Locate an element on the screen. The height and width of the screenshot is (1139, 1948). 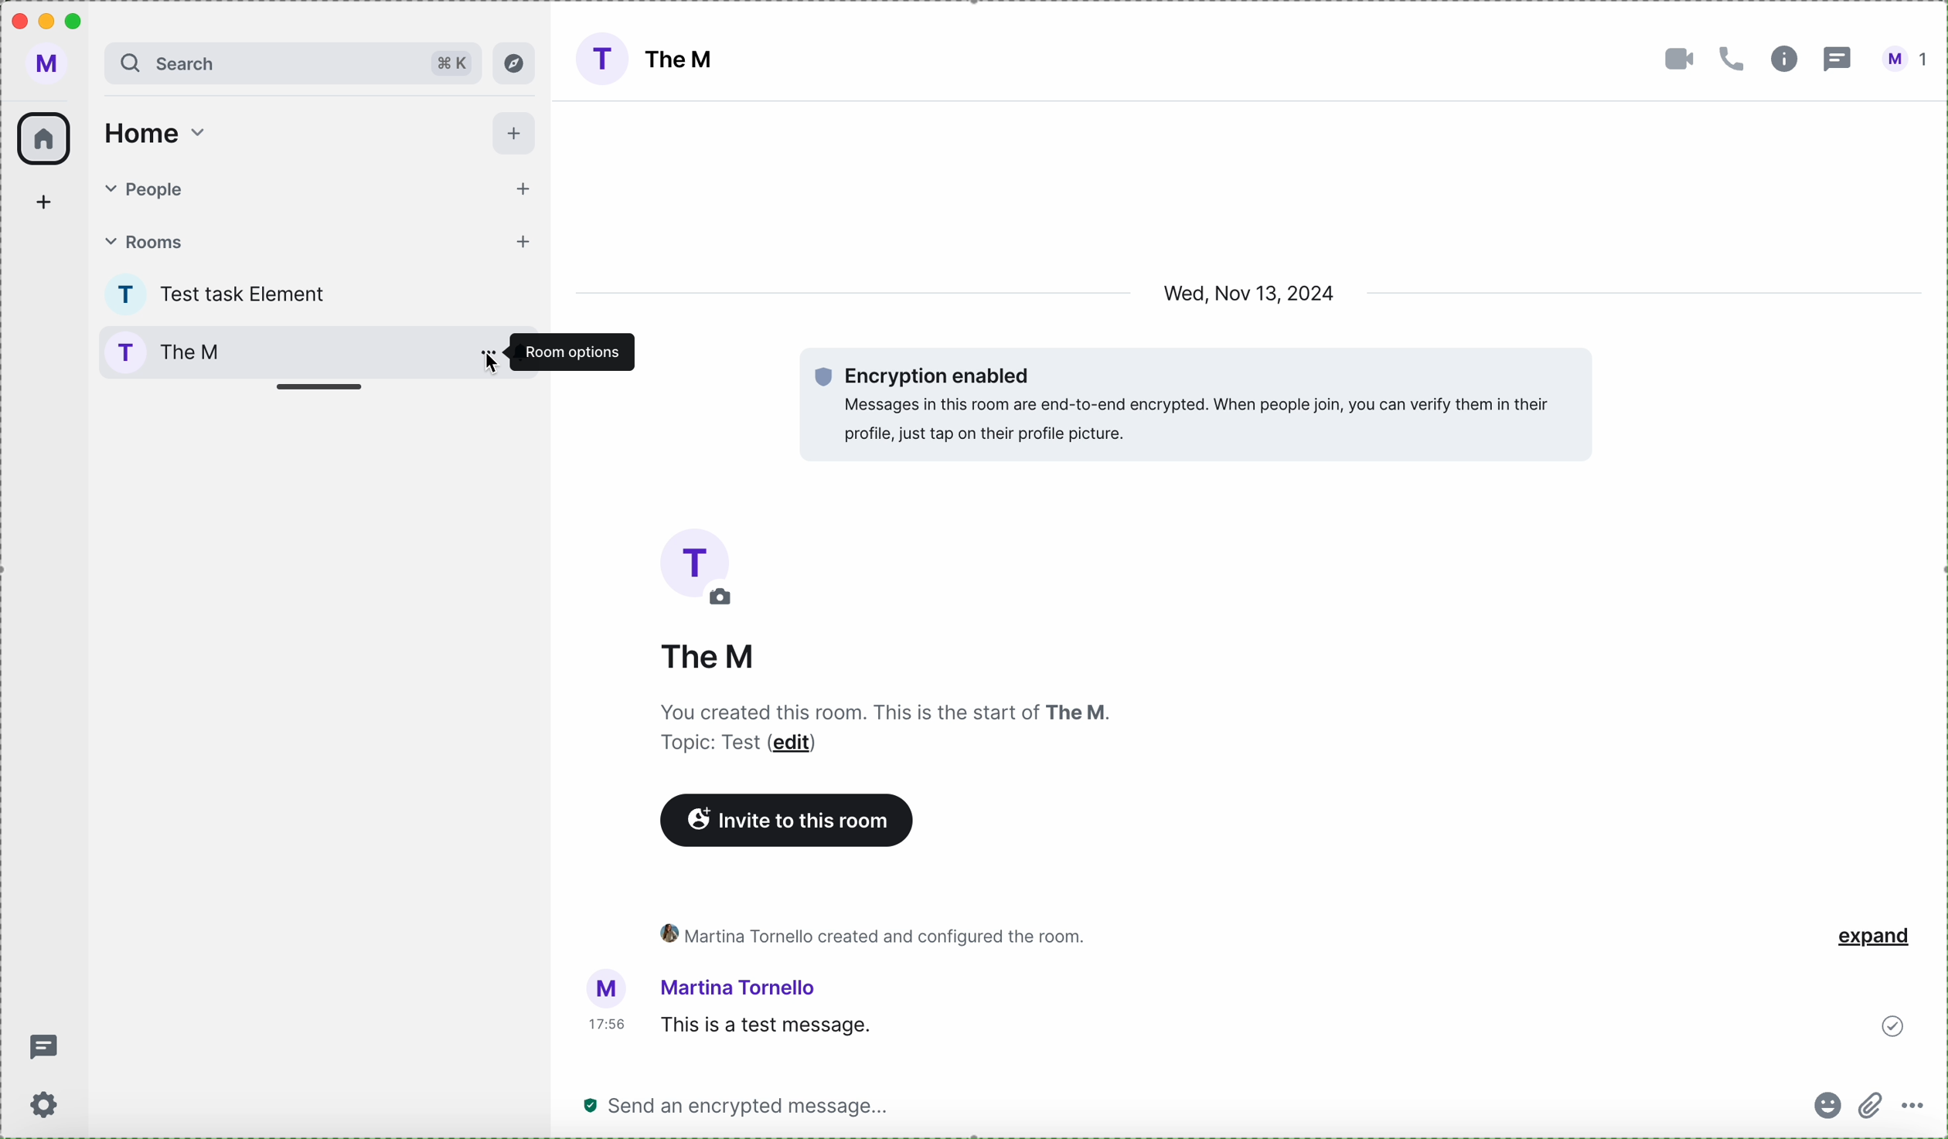
add is located at coordinates (516, 134).